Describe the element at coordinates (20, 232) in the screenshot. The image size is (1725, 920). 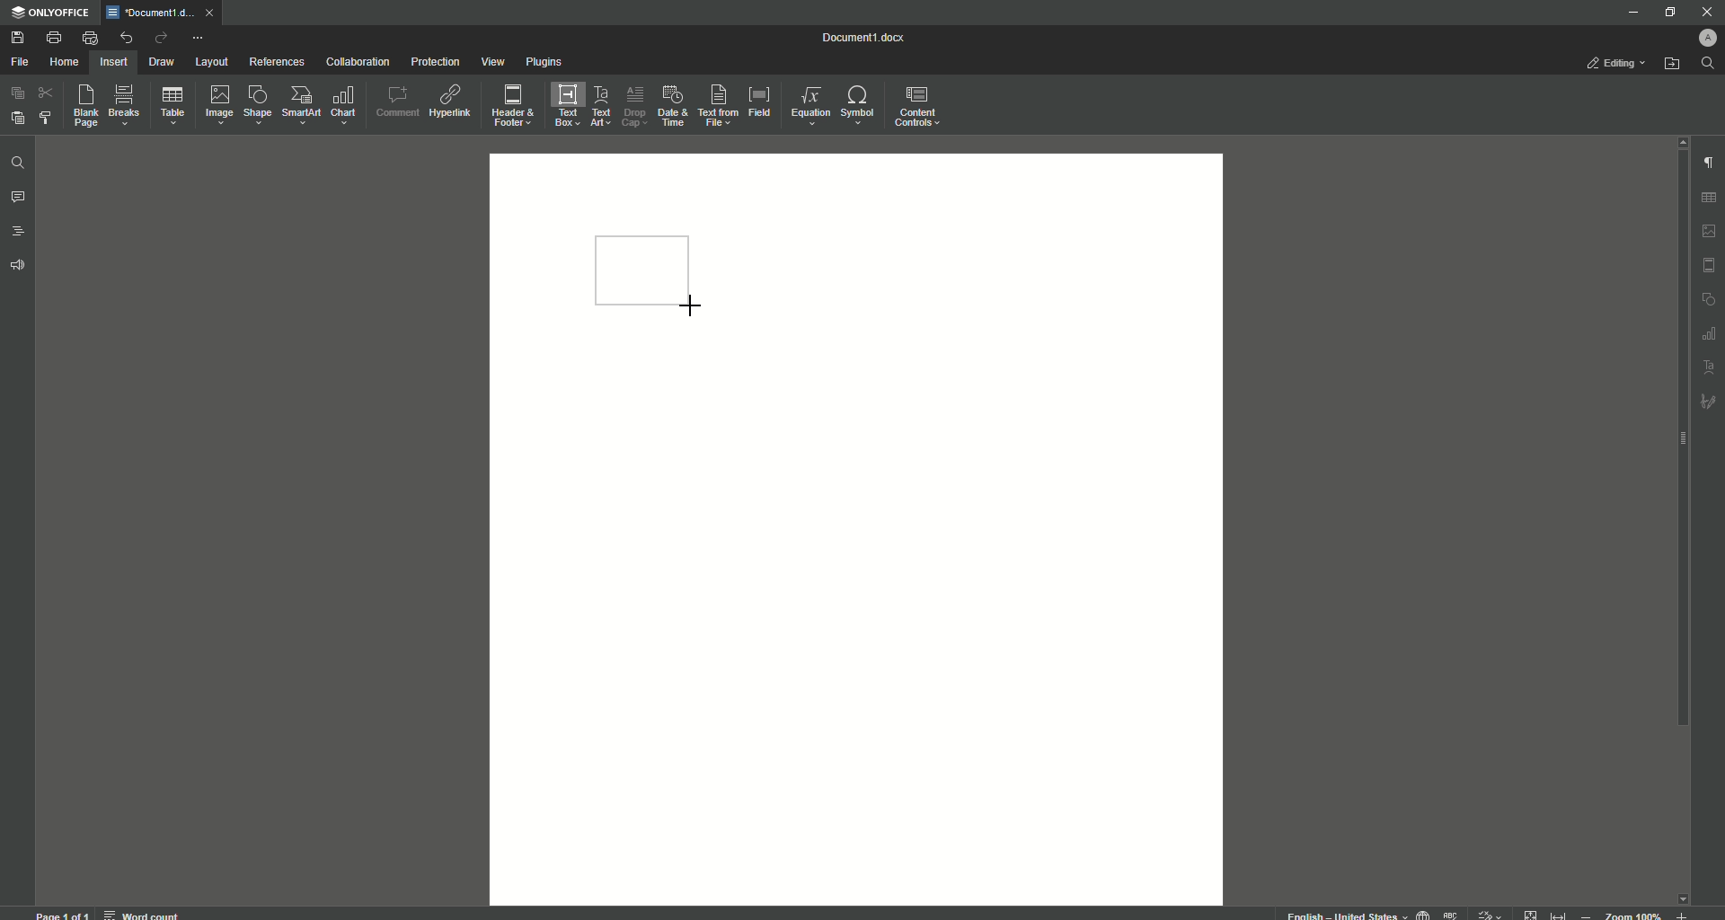
I see `Headings` at that location.